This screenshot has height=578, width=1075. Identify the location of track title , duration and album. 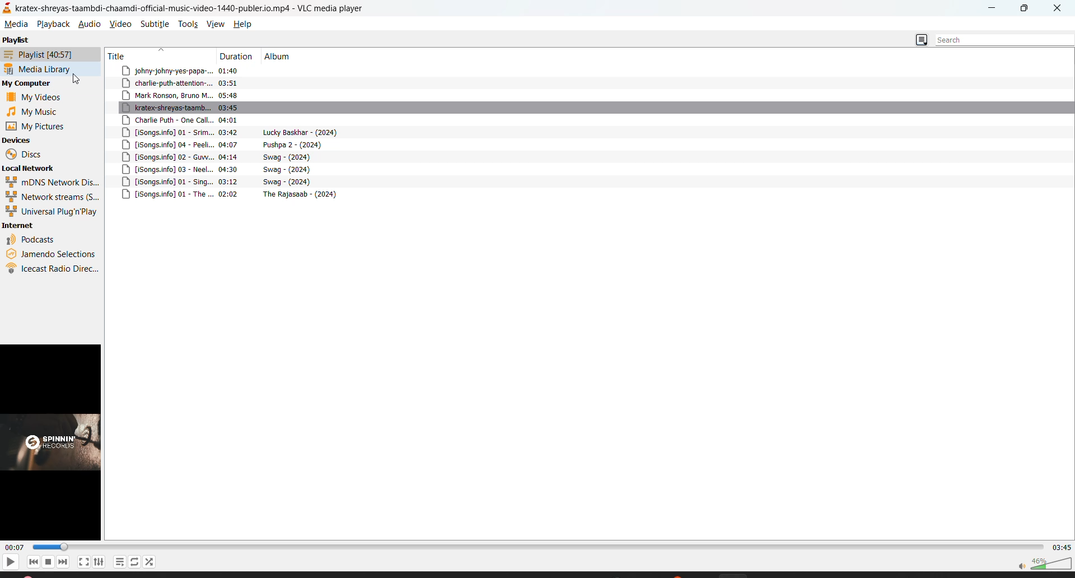
(226, 71).